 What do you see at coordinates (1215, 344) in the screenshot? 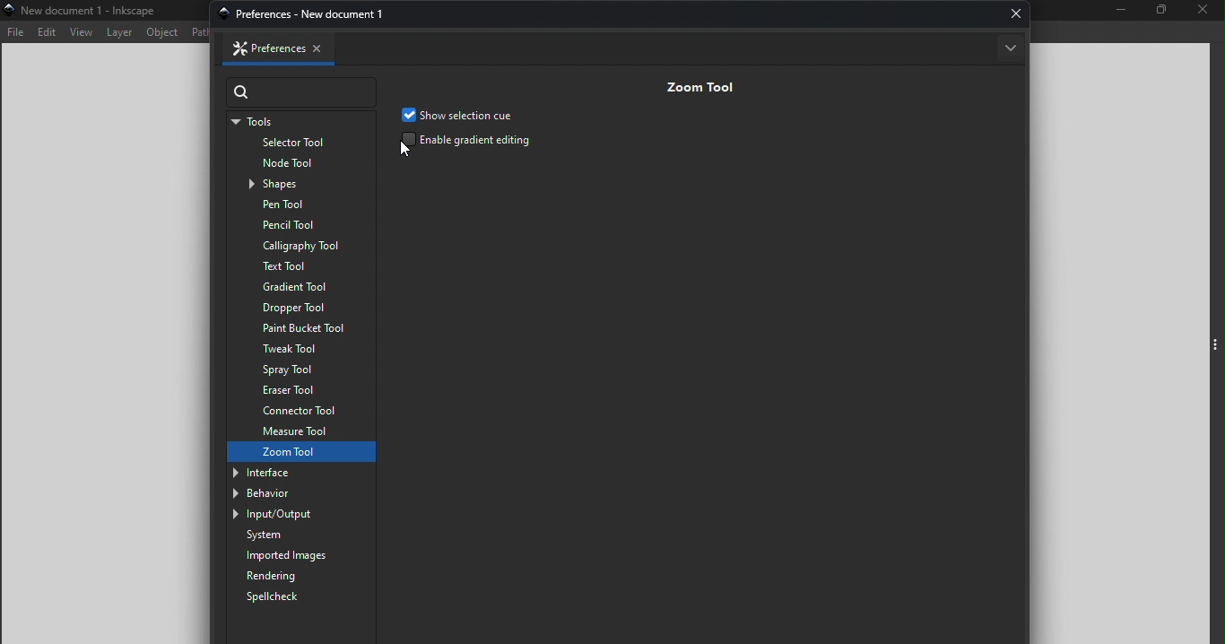
I see `Toggle command panel` at bounding box center [1215, 344].